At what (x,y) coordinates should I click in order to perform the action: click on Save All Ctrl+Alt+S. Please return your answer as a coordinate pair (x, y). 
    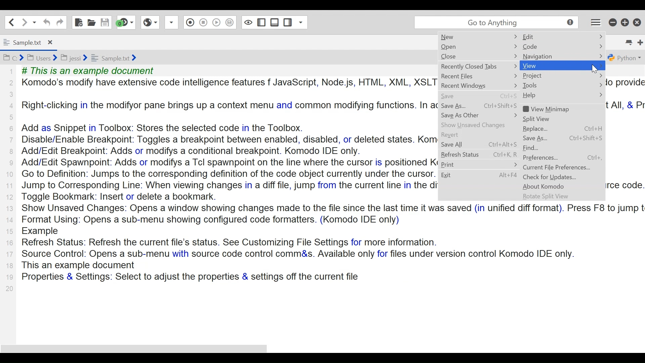
    Looking at the image, I should click on (481, 145).